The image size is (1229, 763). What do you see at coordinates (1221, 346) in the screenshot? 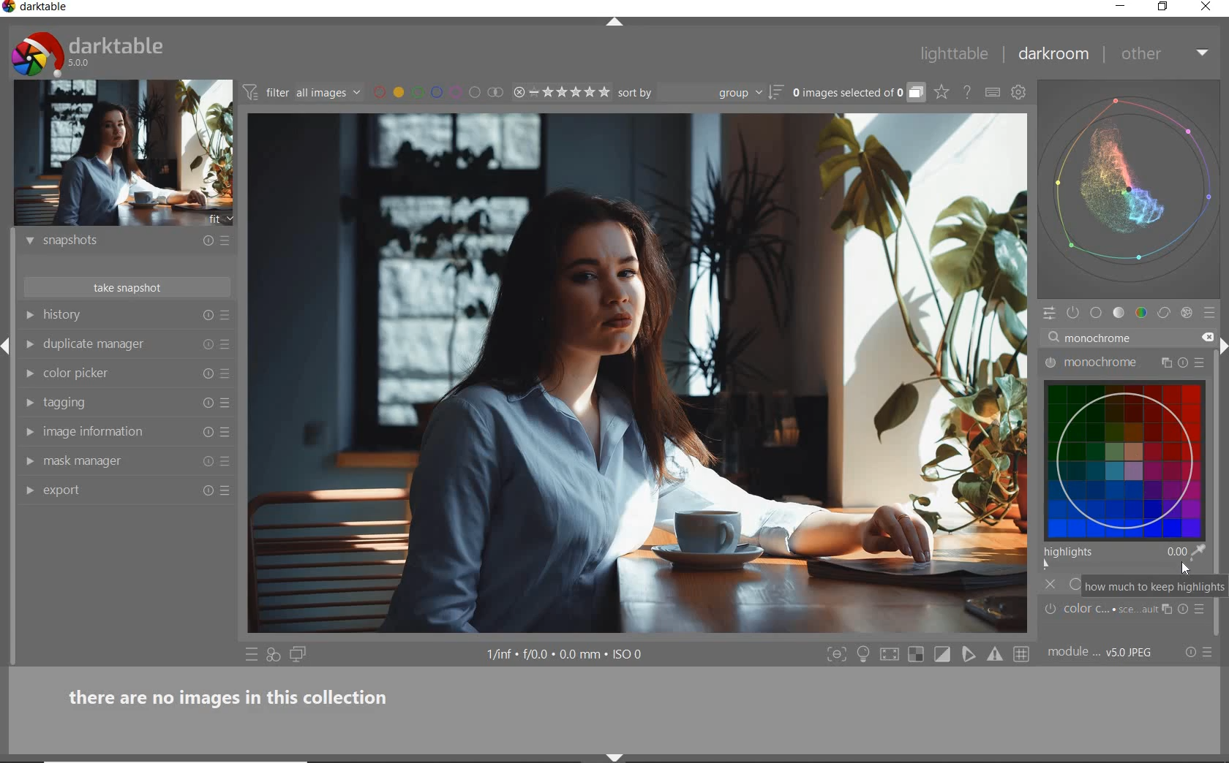
I see `shift+ctrl+r` at bounding box center [1221, 346].